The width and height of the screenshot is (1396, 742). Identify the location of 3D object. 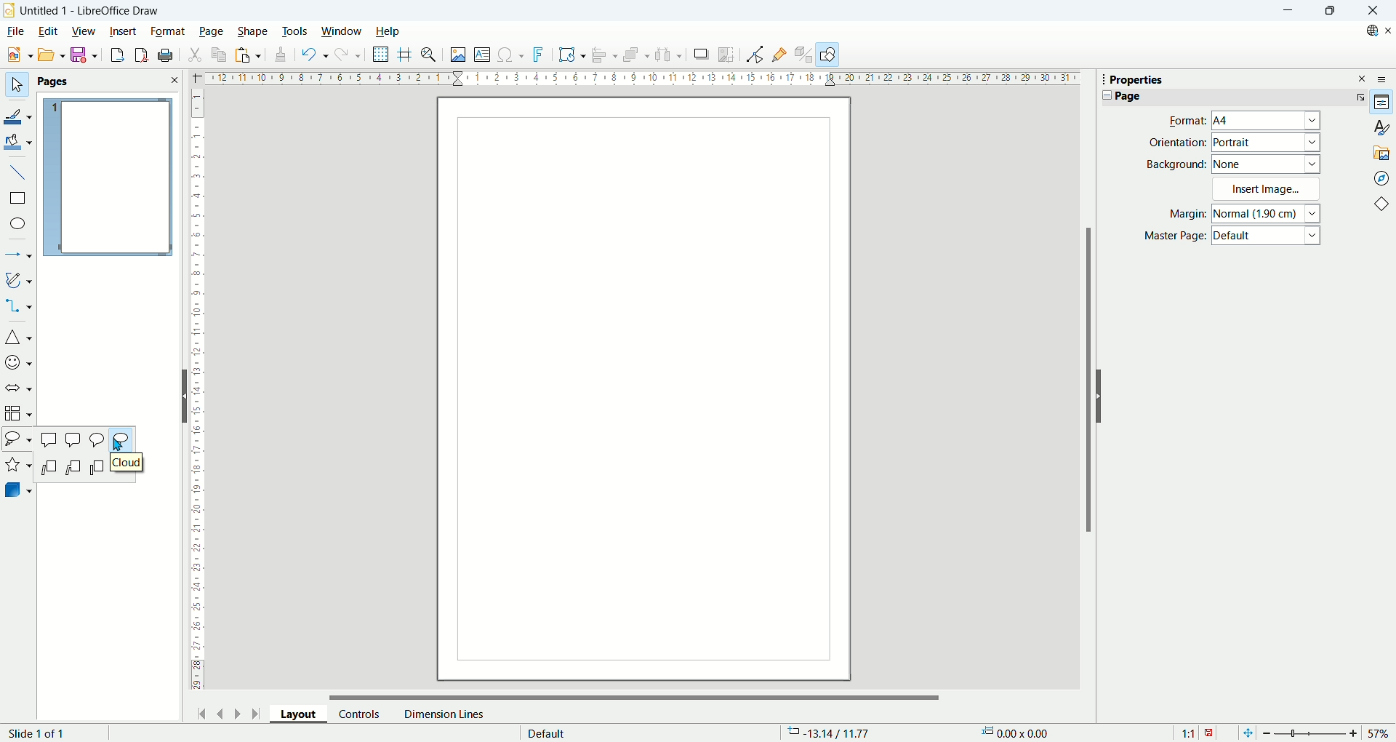
(20, 491).